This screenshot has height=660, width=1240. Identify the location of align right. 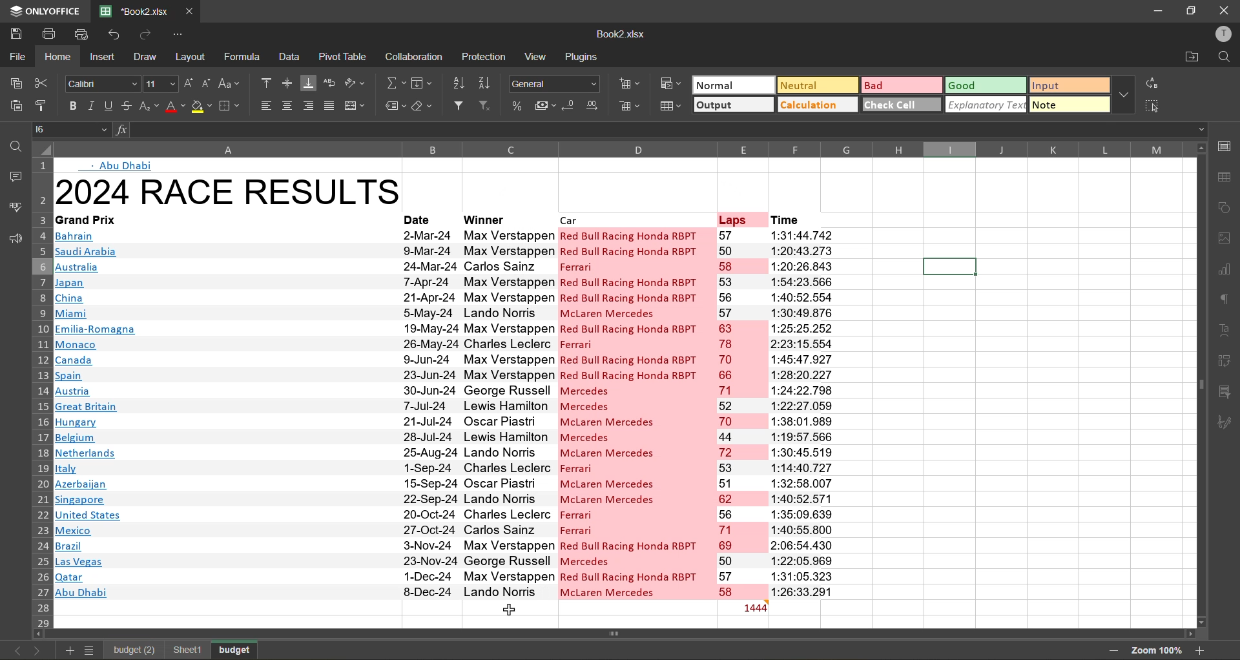
(311, 106).